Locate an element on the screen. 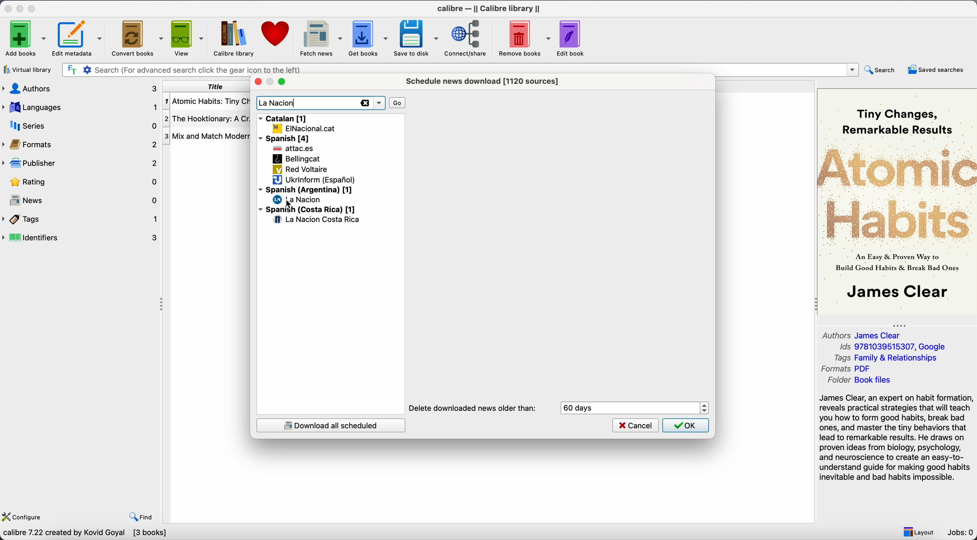 Image resolution: width=977 pixels, height=540 pixels. series is located at coordinates (81, 125).